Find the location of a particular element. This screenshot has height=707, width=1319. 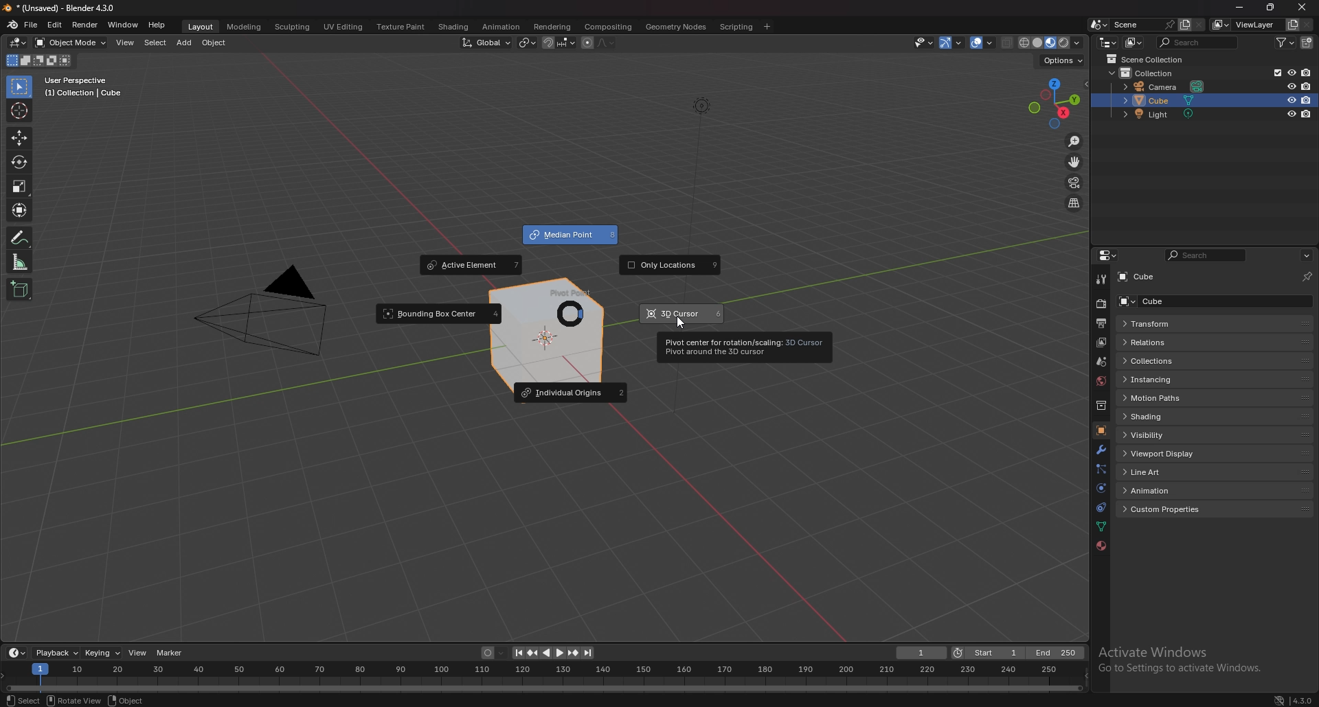

proportional editing fall off is located at coordinates (605, 43).